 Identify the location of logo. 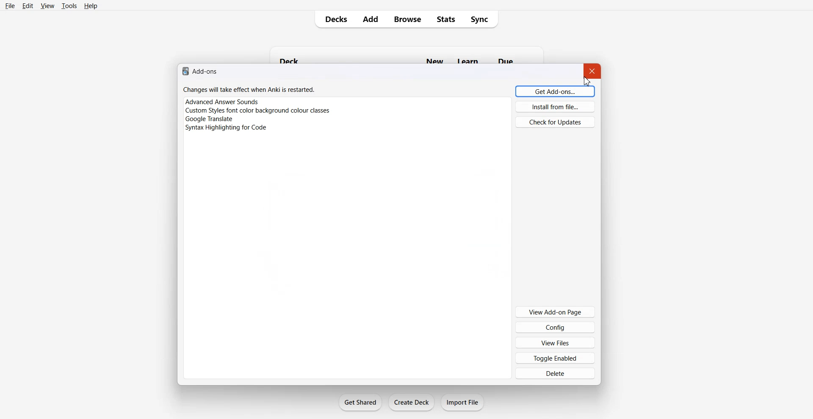
(185, 72).